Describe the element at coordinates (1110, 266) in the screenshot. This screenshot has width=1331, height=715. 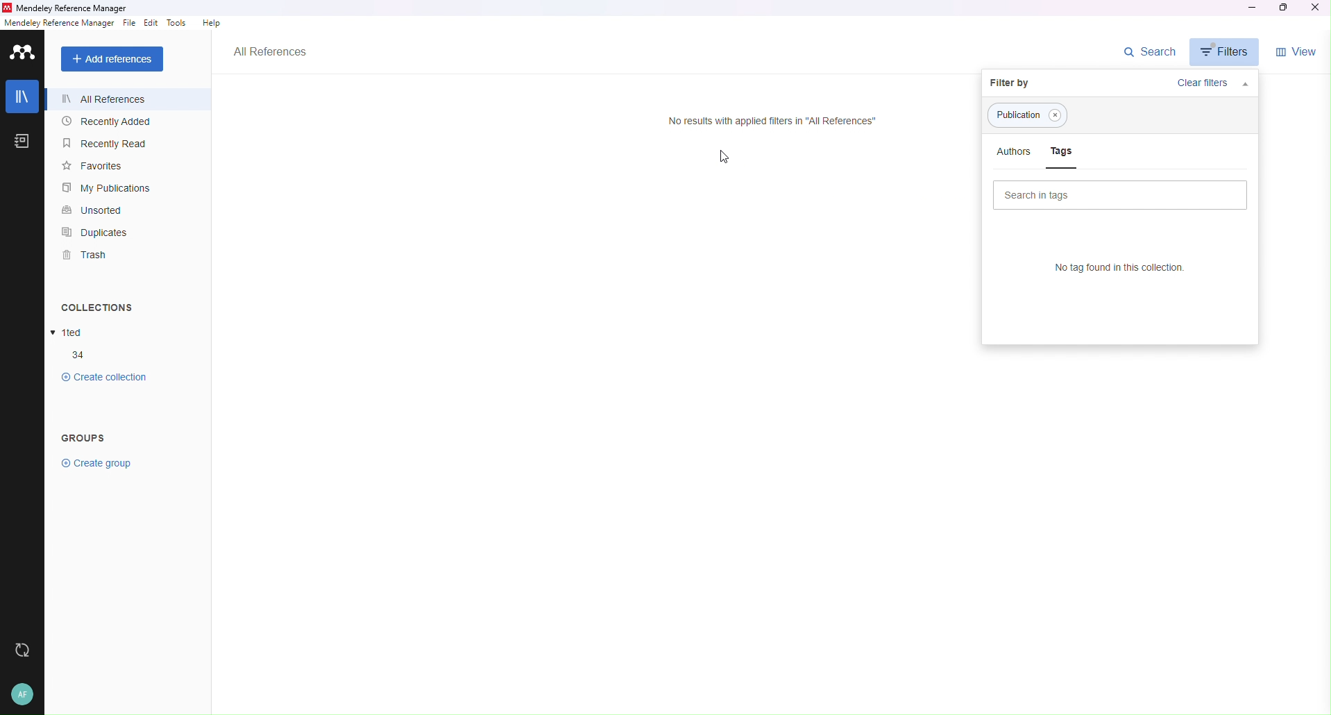
I see `No tag found in this collection.` at that location.